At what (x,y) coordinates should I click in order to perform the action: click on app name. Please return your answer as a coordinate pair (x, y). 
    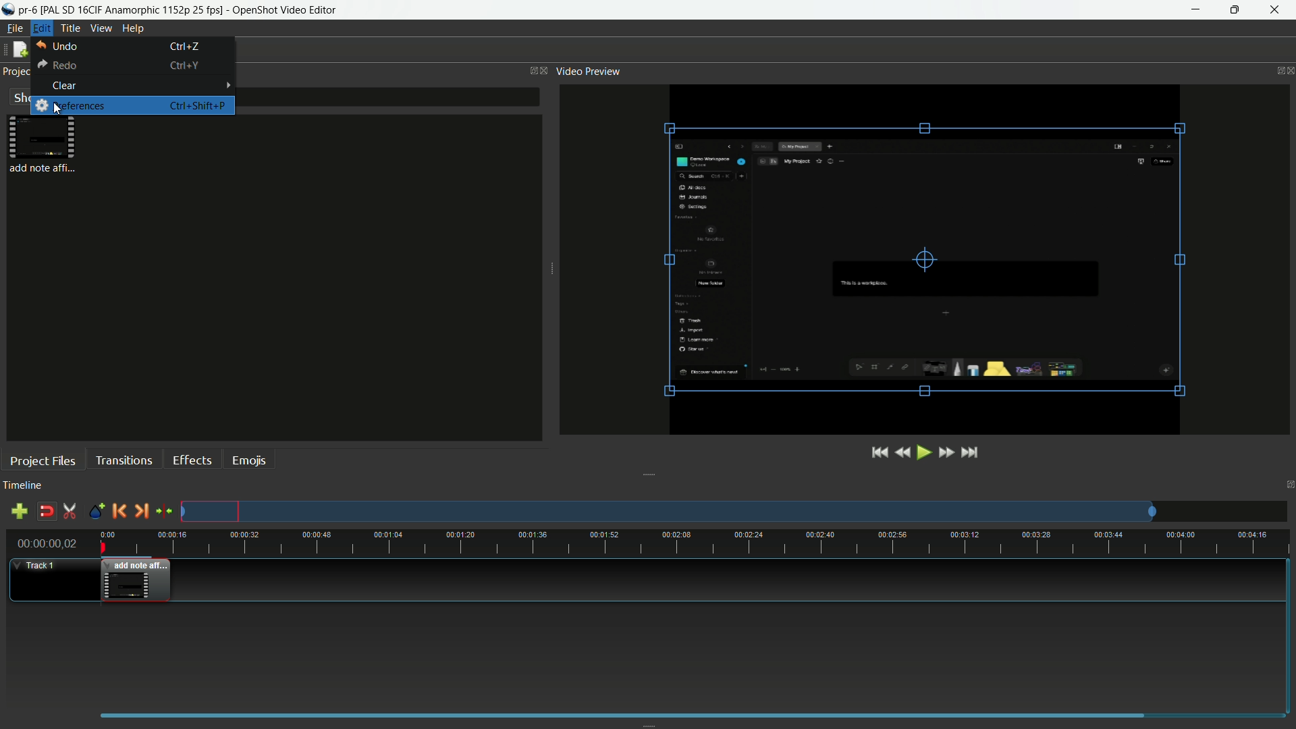
    Looking at the image, I should click on (286, 11).